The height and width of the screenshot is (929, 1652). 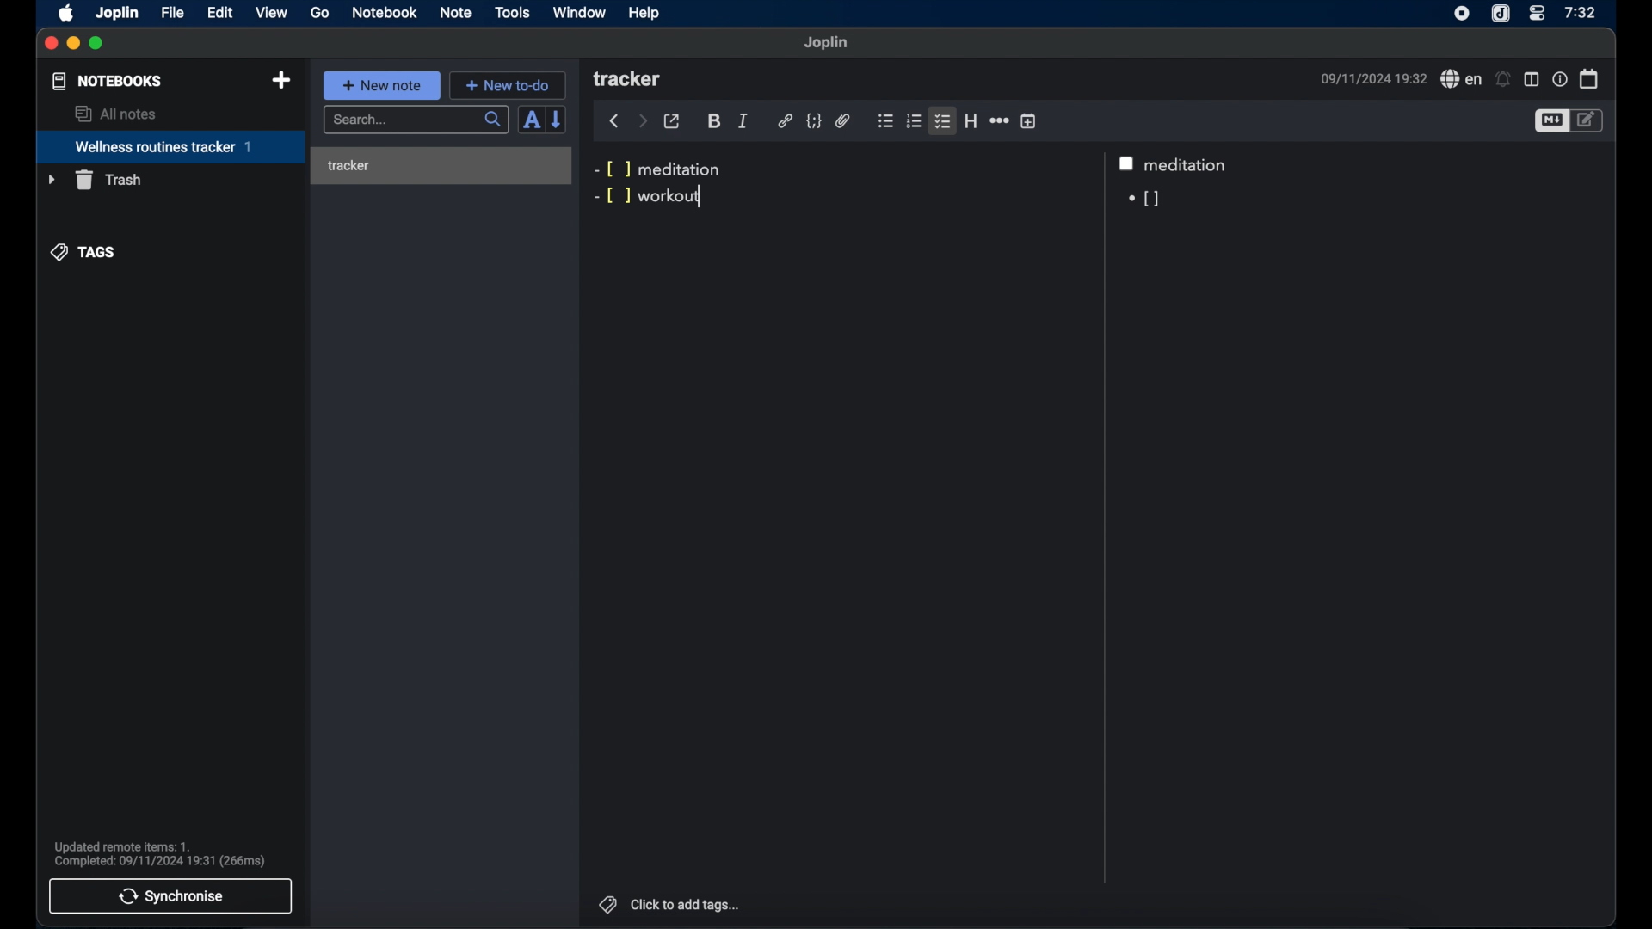 What do you see at coordinates (558, 120) in the screenshot?
I see `reverse sort order` at bounding box center [558, 120].